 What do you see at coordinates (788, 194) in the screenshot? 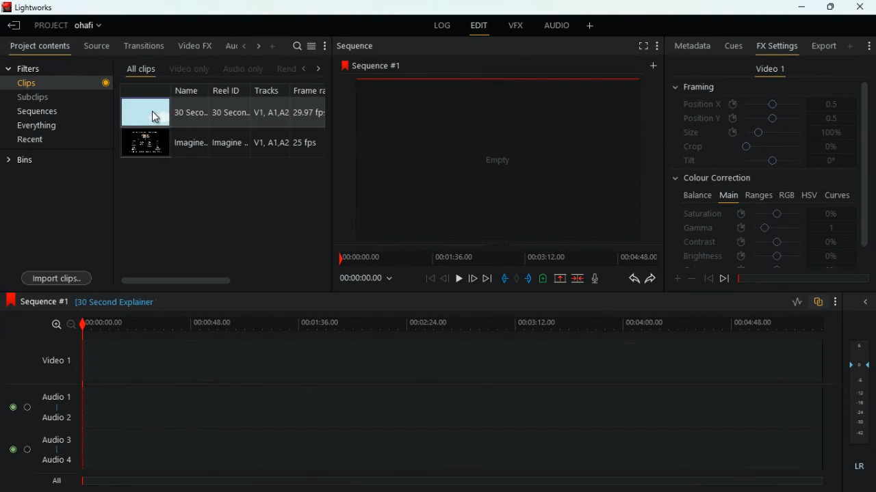
I see `rgb` at bounding box center [788, 194].